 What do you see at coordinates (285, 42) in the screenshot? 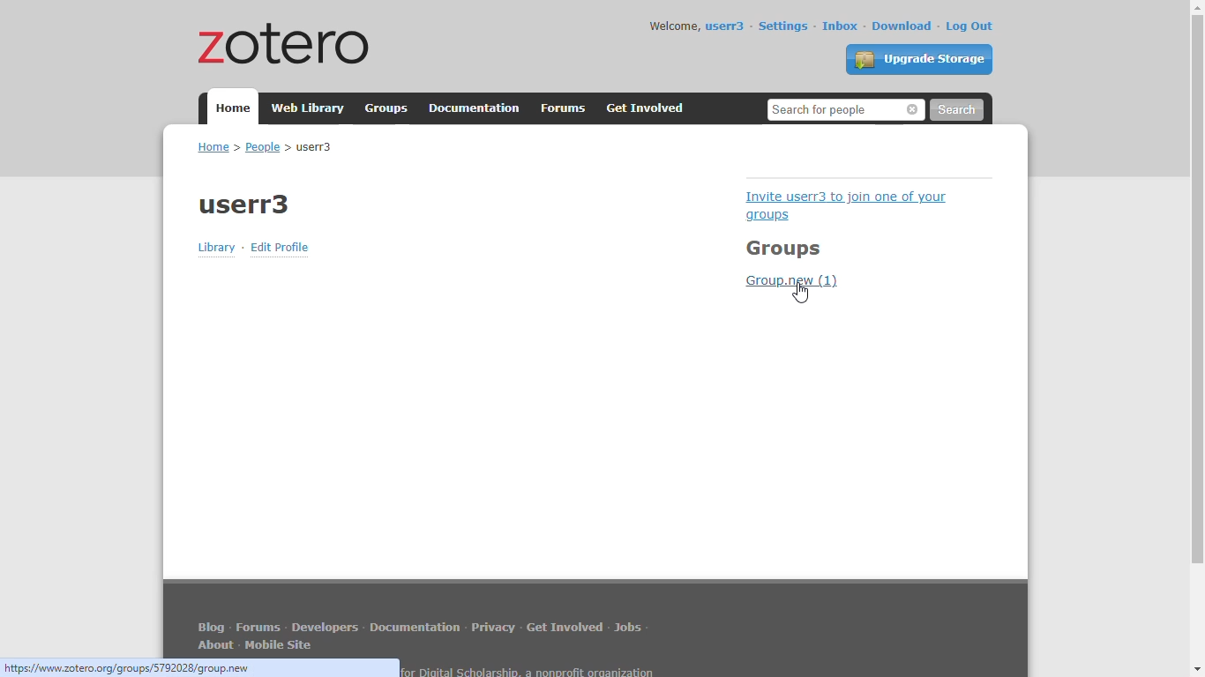
I see `zotero` at bounding box center [285, 42].